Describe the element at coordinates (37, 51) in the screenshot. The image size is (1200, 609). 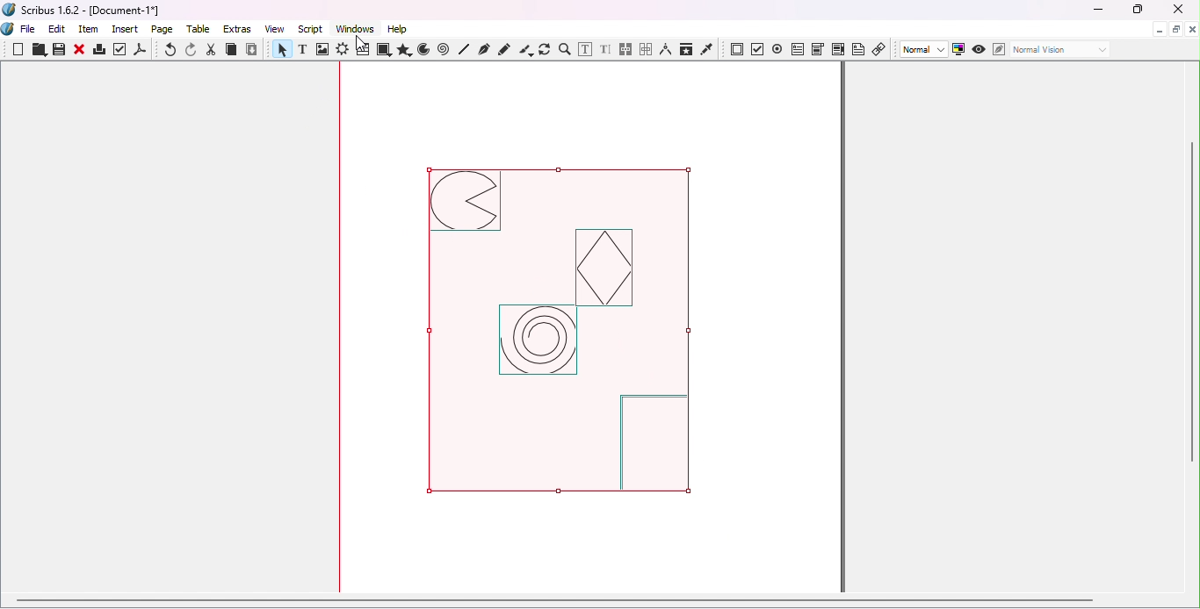
I see `Open` at that location.